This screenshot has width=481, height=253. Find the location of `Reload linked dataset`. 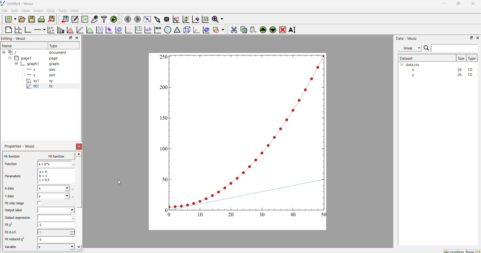

Reload linked dataset is located at coordinates (113, 19).